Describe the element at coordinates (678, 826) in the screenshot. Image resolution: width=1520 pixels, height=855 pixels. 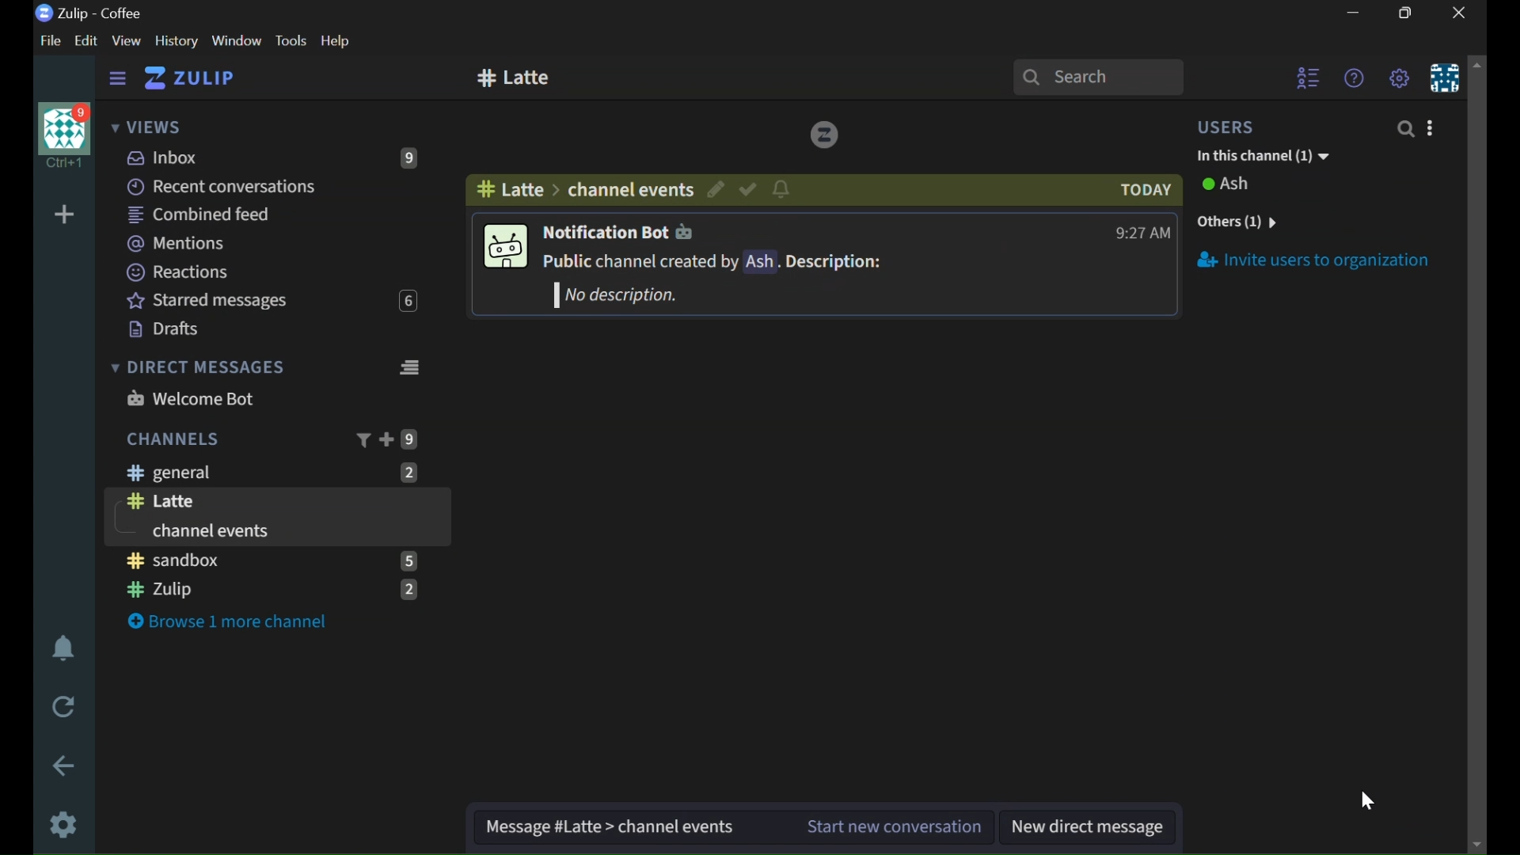
I see `Channel events` at that location.